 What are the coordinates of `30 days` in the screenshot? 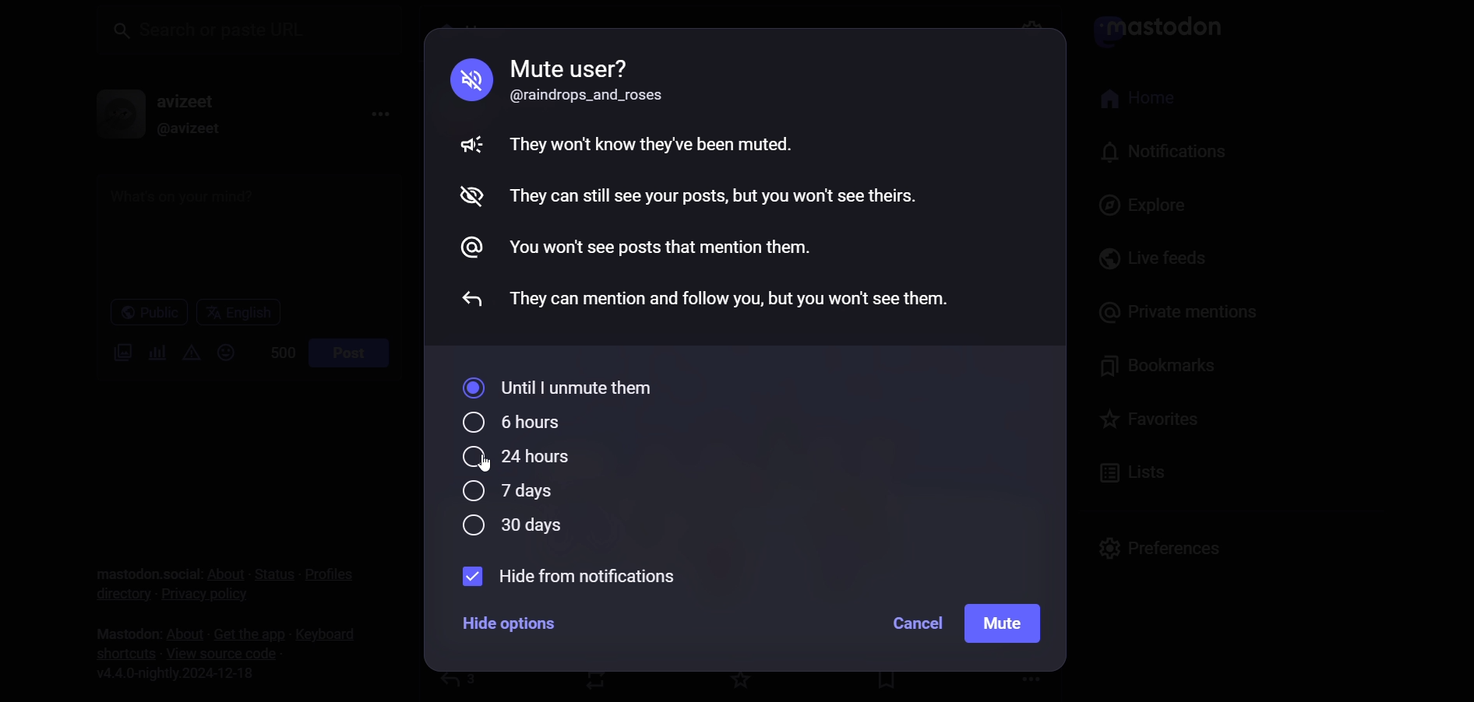 It's located at (510, 528).